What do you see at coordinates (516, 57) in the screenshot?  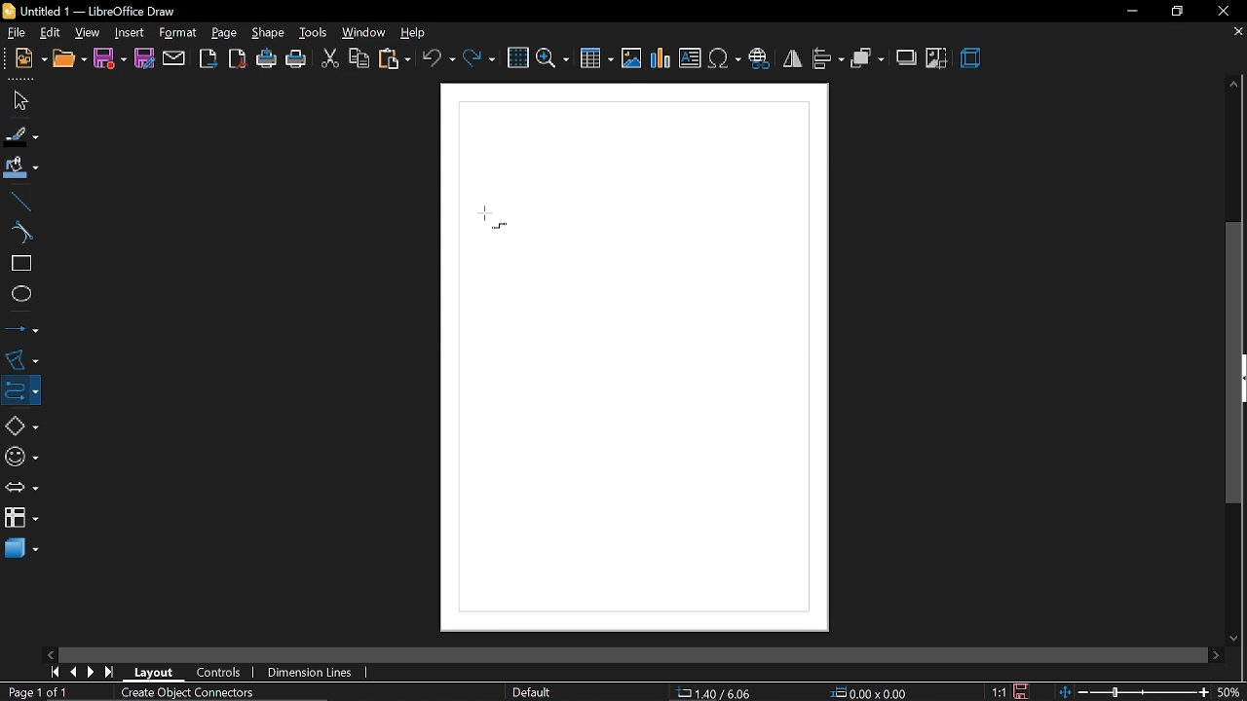 I see `grid` at bounding box center [516, 57].